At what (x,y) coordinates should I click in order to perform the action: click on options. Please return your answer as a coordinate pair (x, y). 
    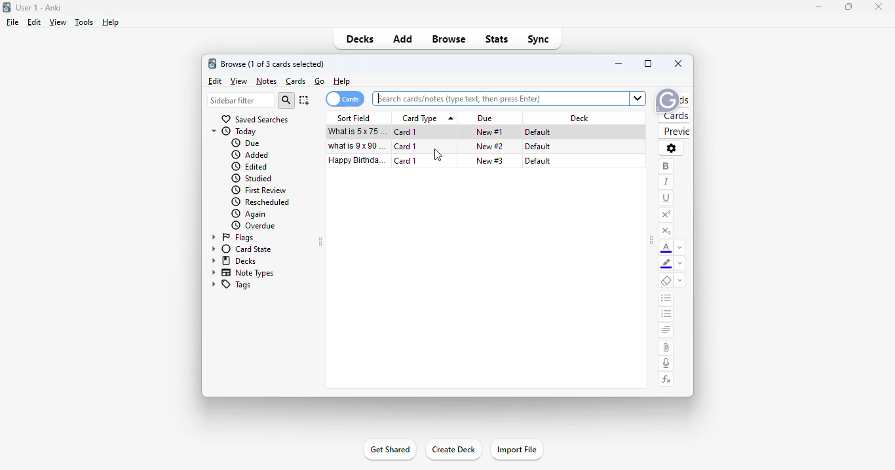
    Looking at the image, I should click on (672, 149).